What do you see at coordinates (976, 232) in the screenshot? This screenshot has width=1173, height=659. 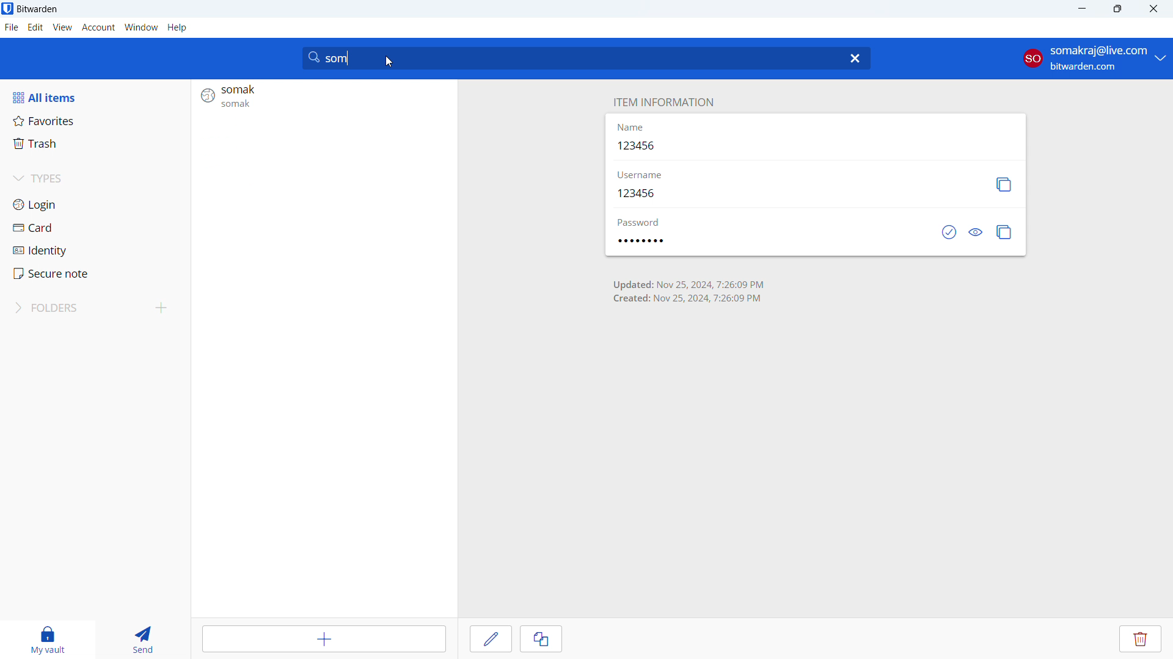 I see `toggle visibility` at bounding box center [976, 232].